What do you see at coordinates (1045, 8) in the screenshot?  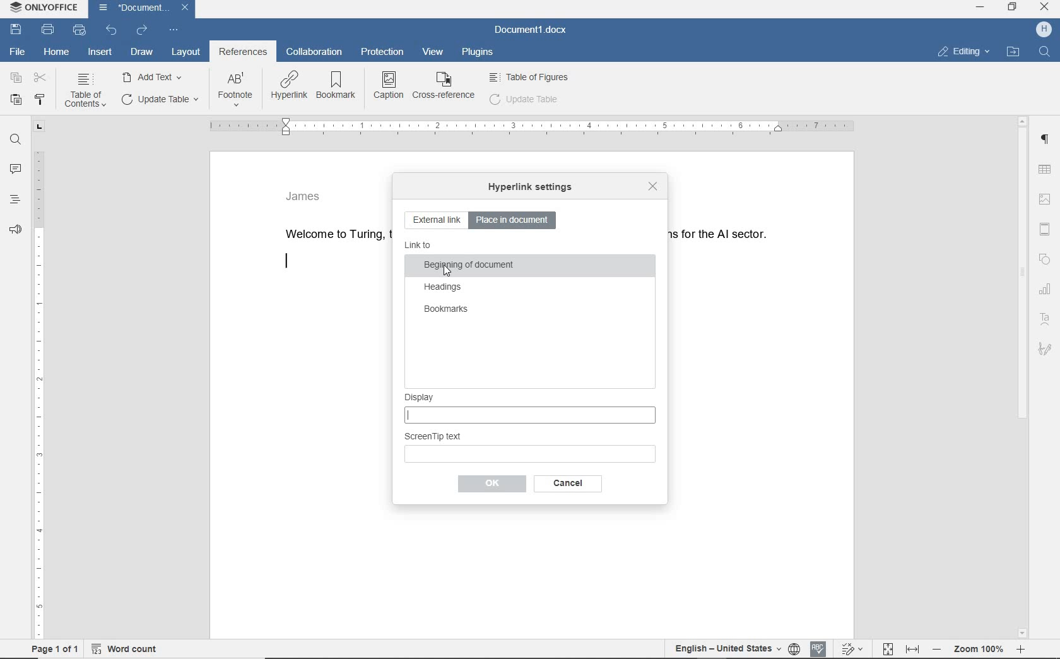 I see `Close` at bounding box center [1045, 8].